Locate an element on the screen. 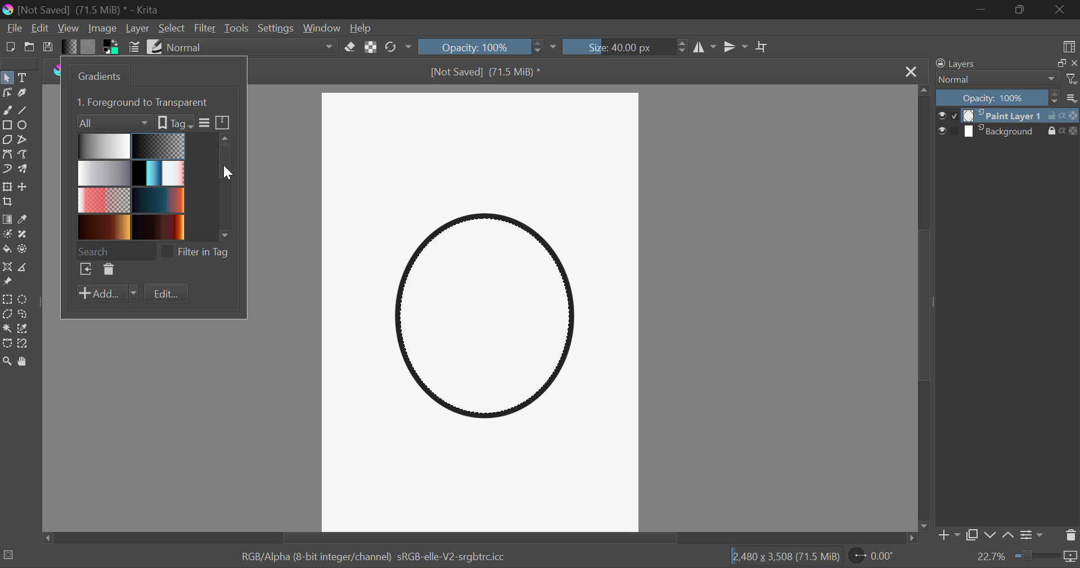 This screenshot has height=568, width=1080. zoom slider is located at coordinates (1038, 555).